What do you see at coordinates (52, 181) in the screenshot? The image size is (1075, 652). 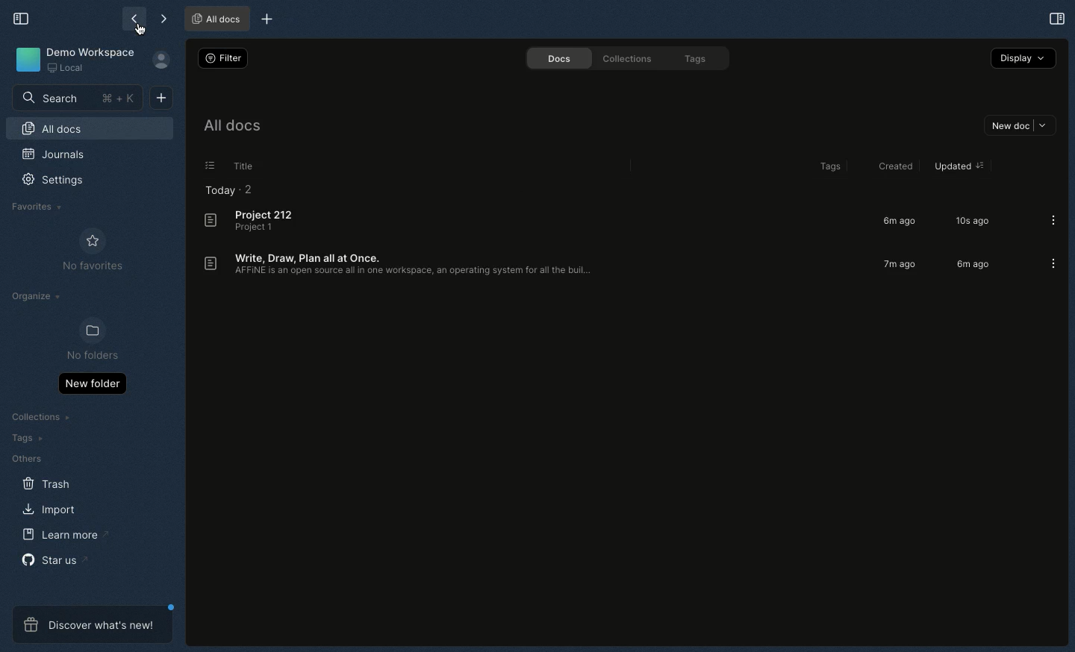 I see `Settings` at bounding box center [52, 181].